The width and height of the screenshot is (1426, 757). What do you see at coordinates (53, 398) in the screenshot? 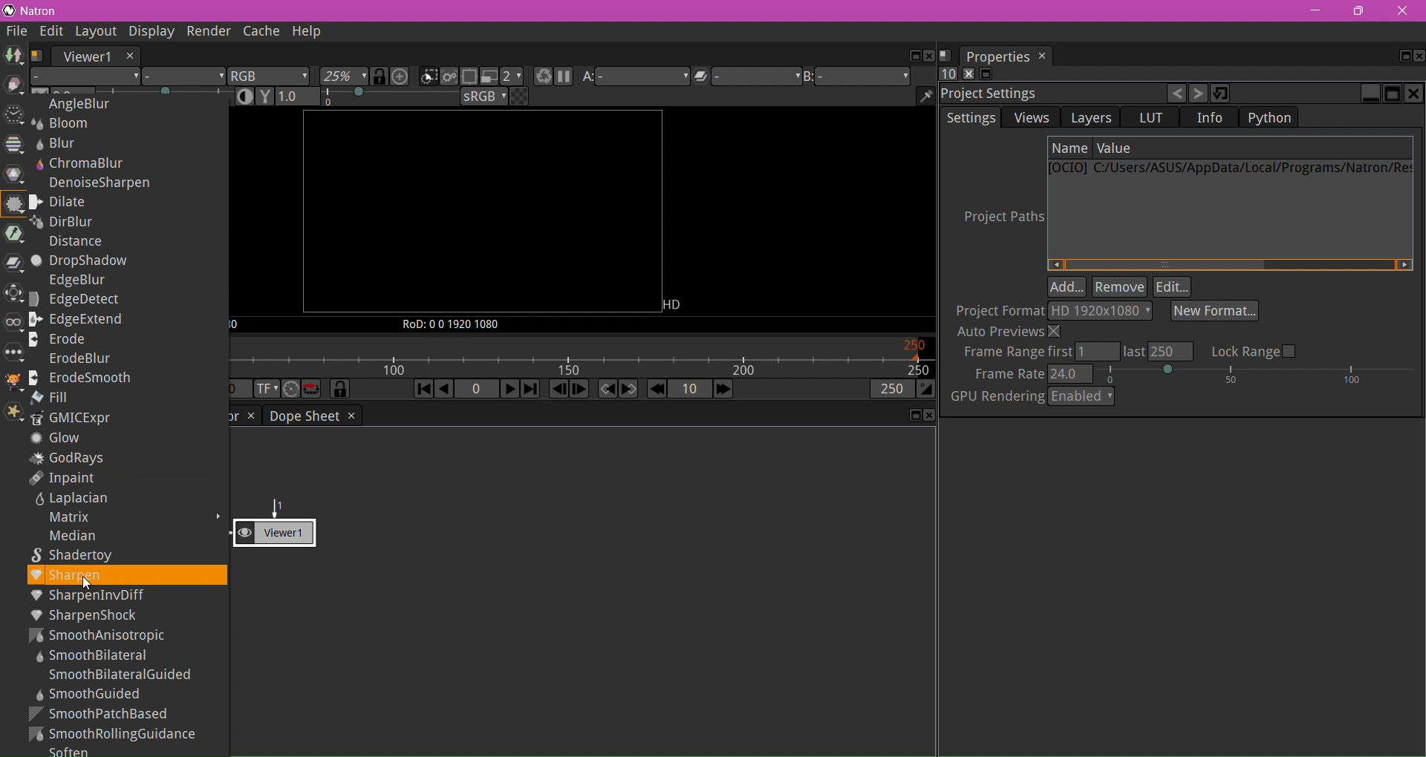
I see `Fill` at bounding box center [53, 398].